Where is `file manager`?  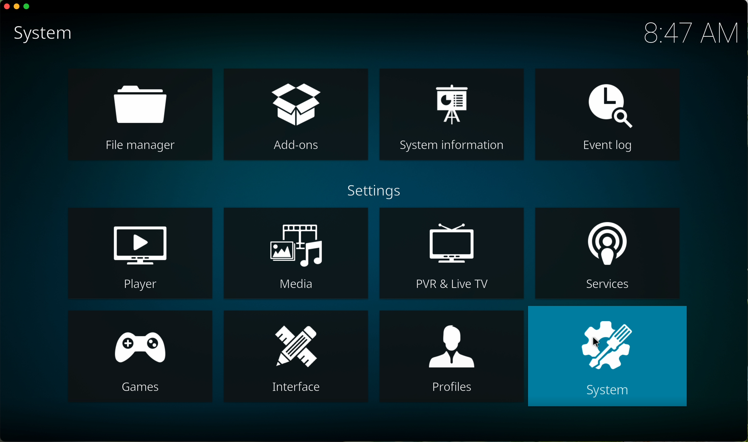
file manager is located at coordinates (141, 114).